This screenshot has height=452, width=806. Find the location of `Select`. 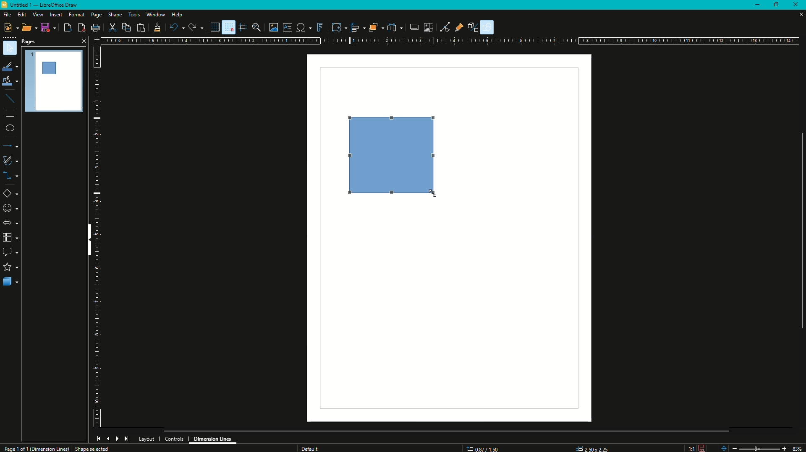

Select is located at coordinates (10, 48).